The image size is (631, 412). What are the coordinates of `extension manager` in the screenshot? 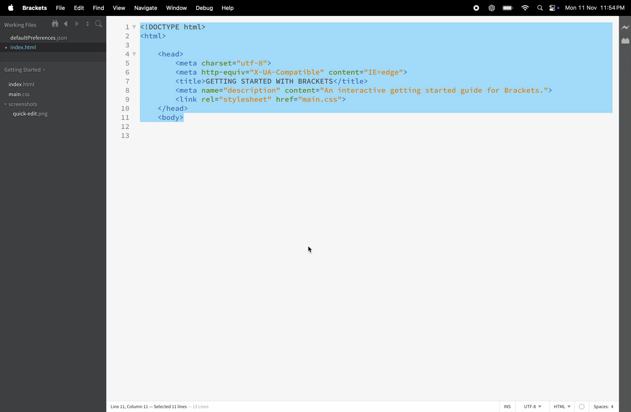 It's located at (626, 40).